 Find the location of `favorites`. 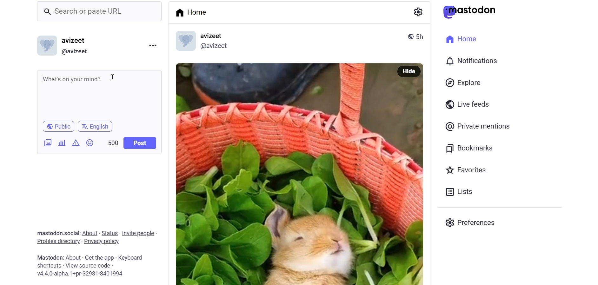

favorites is located at coordinates (468, 171).